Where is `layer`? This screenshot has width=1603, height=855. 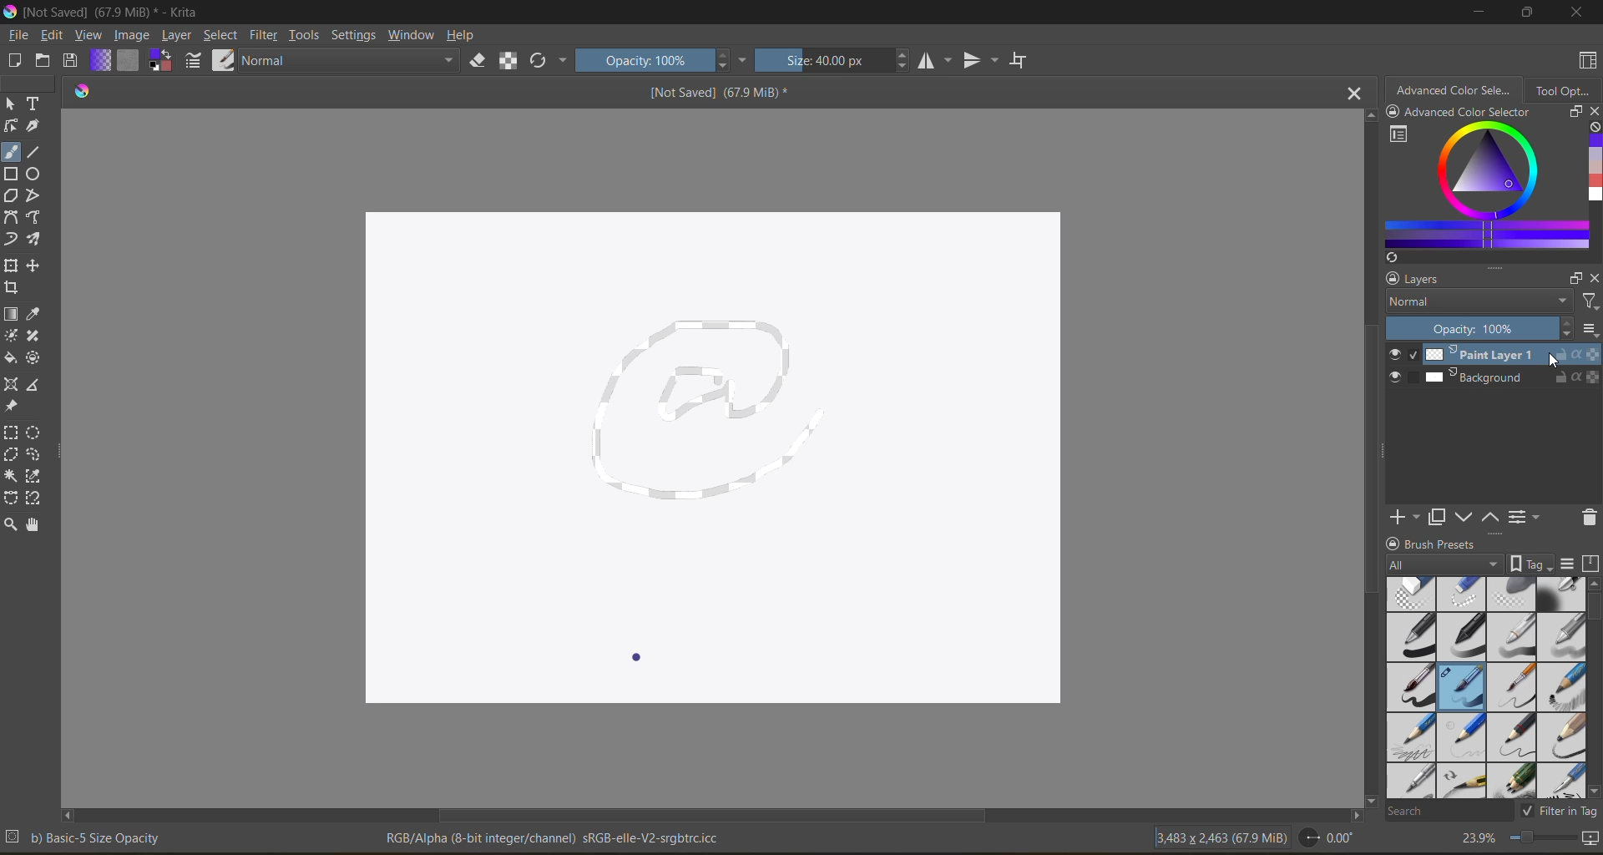
layer is located at coordinates (176, 36).